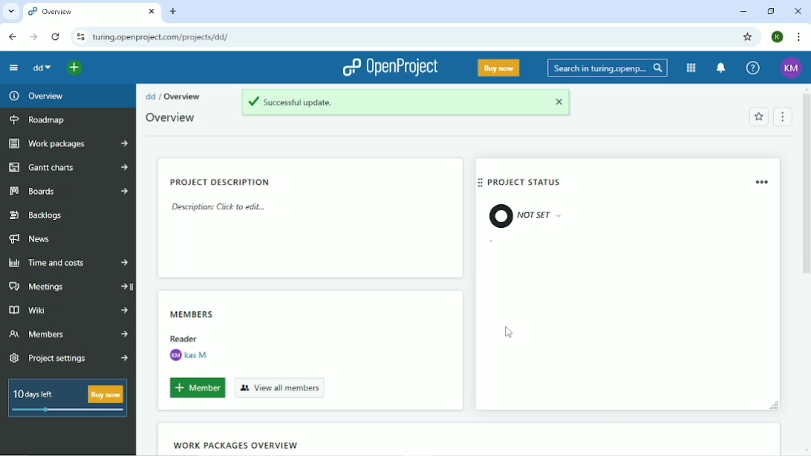  Describe the element at coordinates (68, 167) in the screenshot. I see `Gantt charts` at that location.